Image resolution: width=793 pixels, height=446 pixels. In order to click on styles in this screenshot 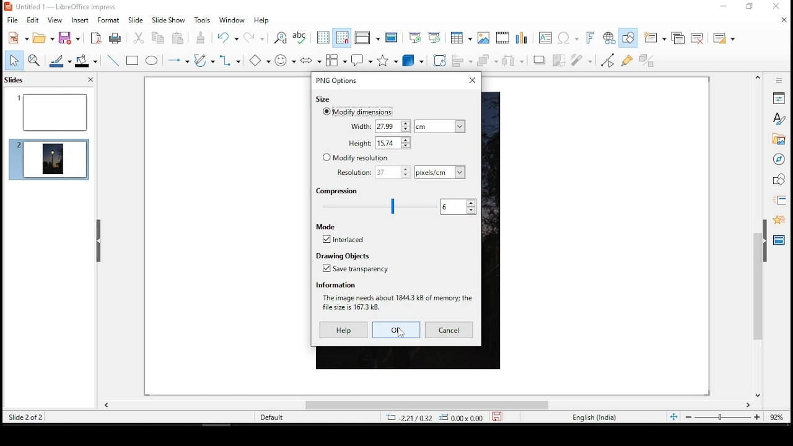, I will do `click(778, 119)`.